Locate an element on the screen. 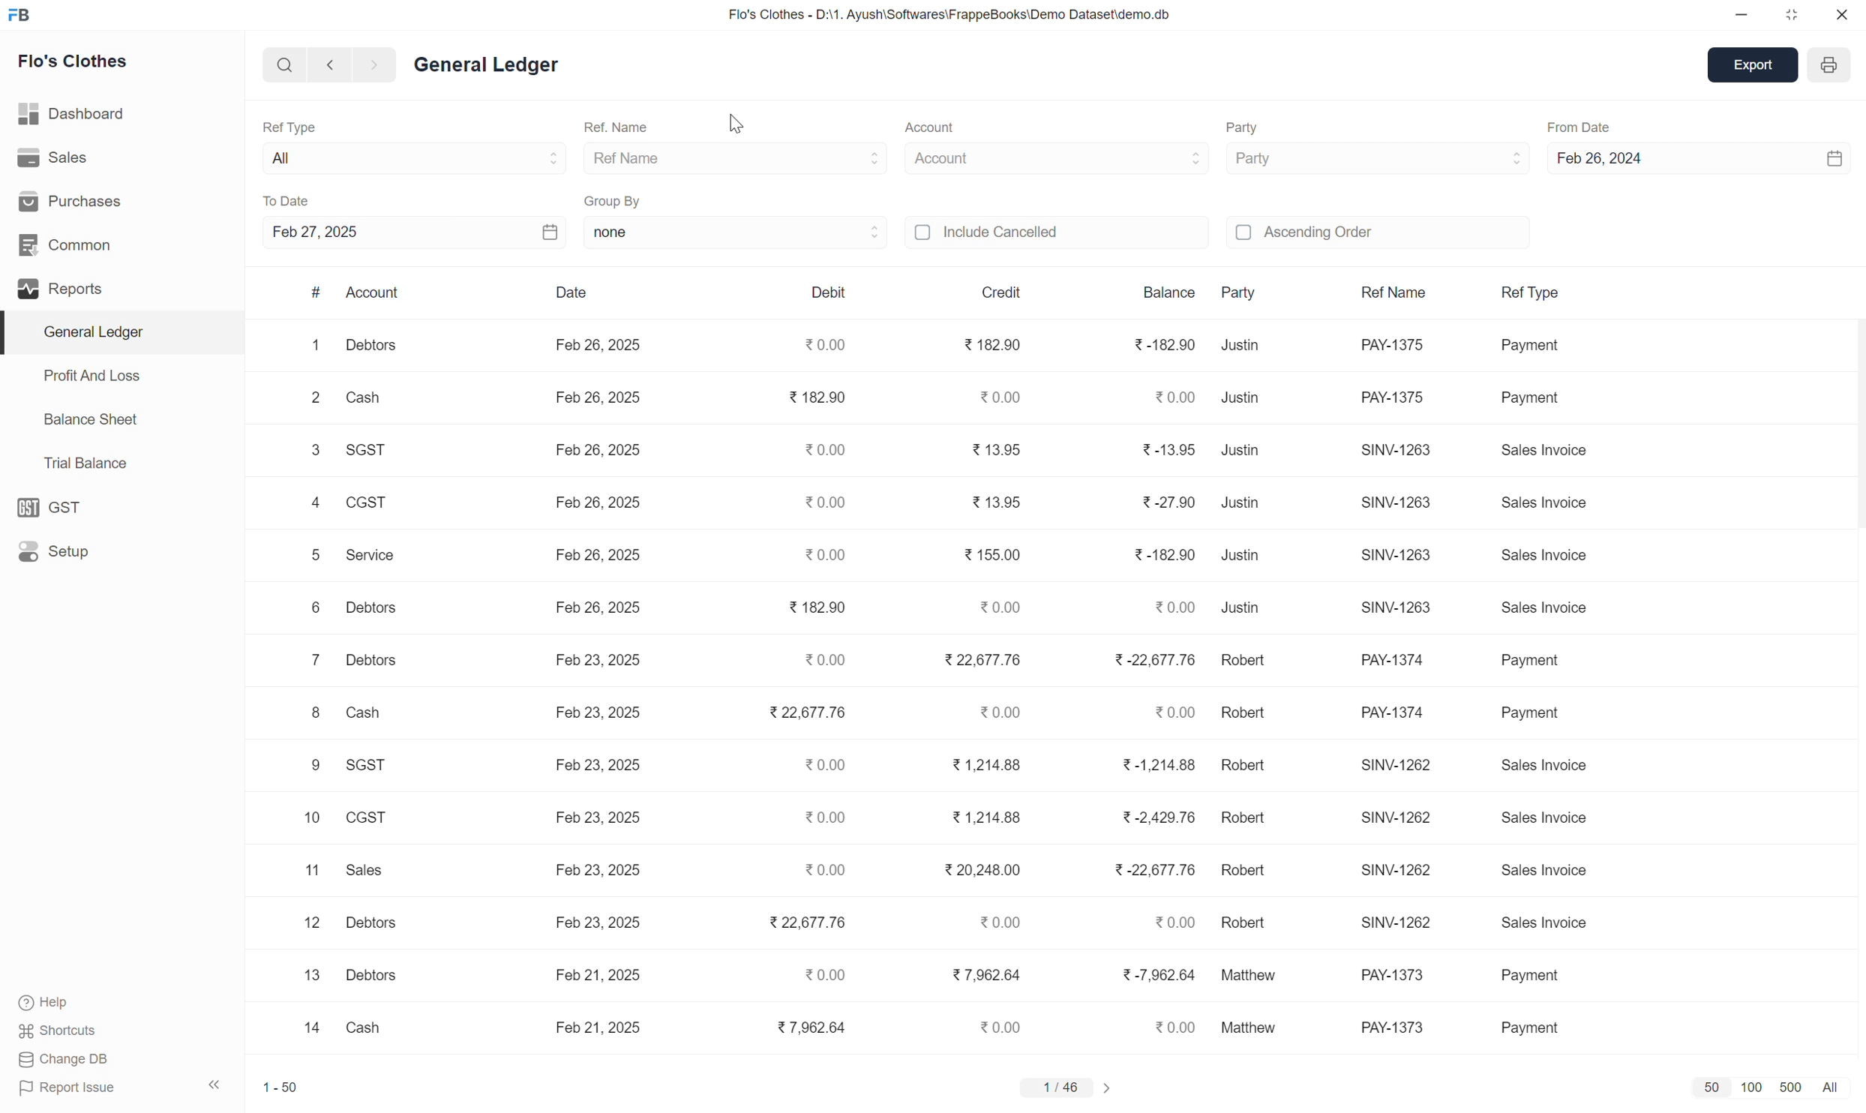 The width and height of the screenshot is (1866, 1113). justin is located at coordinates (1242, 503).